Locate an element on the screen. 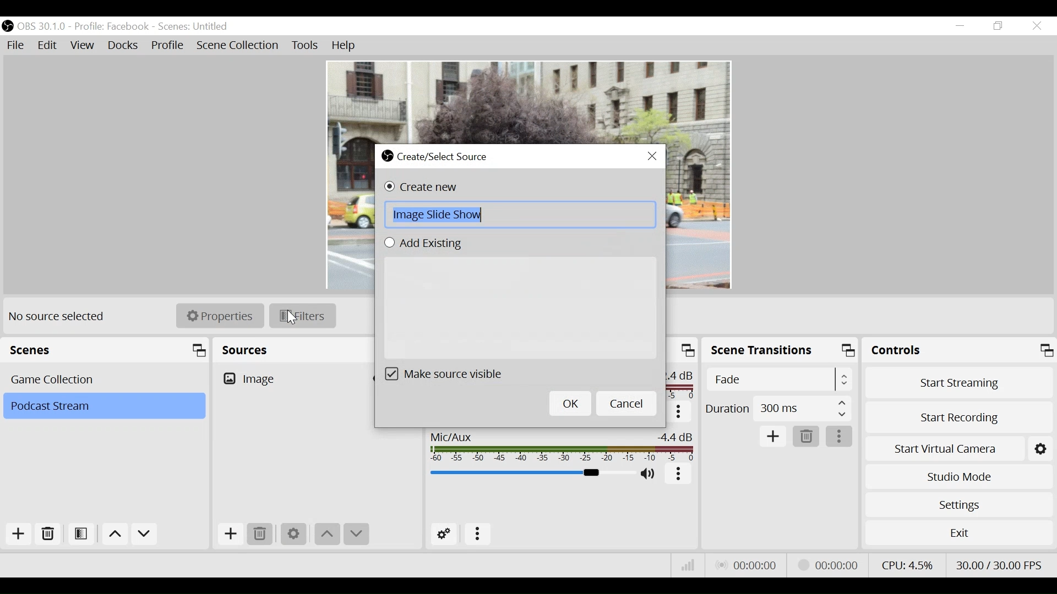 The image size is (1057, 594). Mic/Aux is located at coordinates (559, 444).